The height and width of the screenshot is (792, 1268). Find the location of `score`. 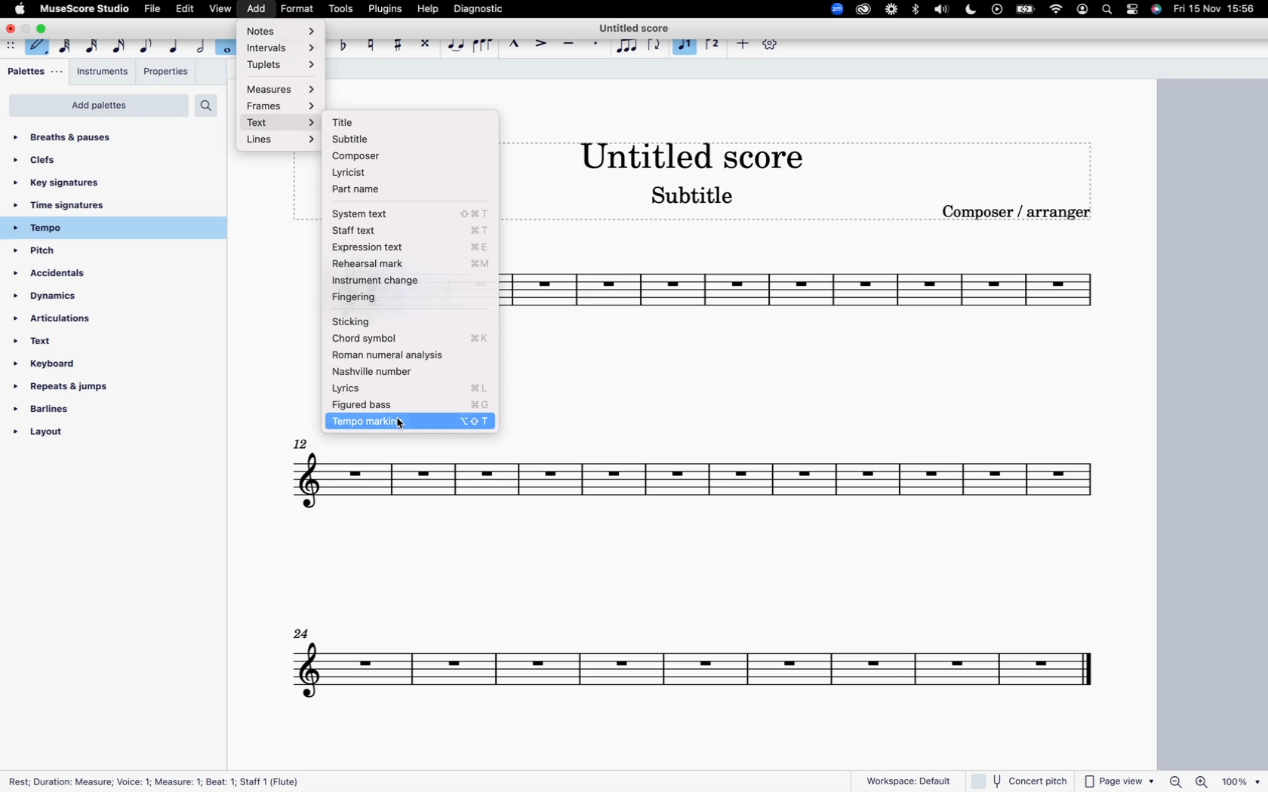

score is located at coordinates (815, 296).